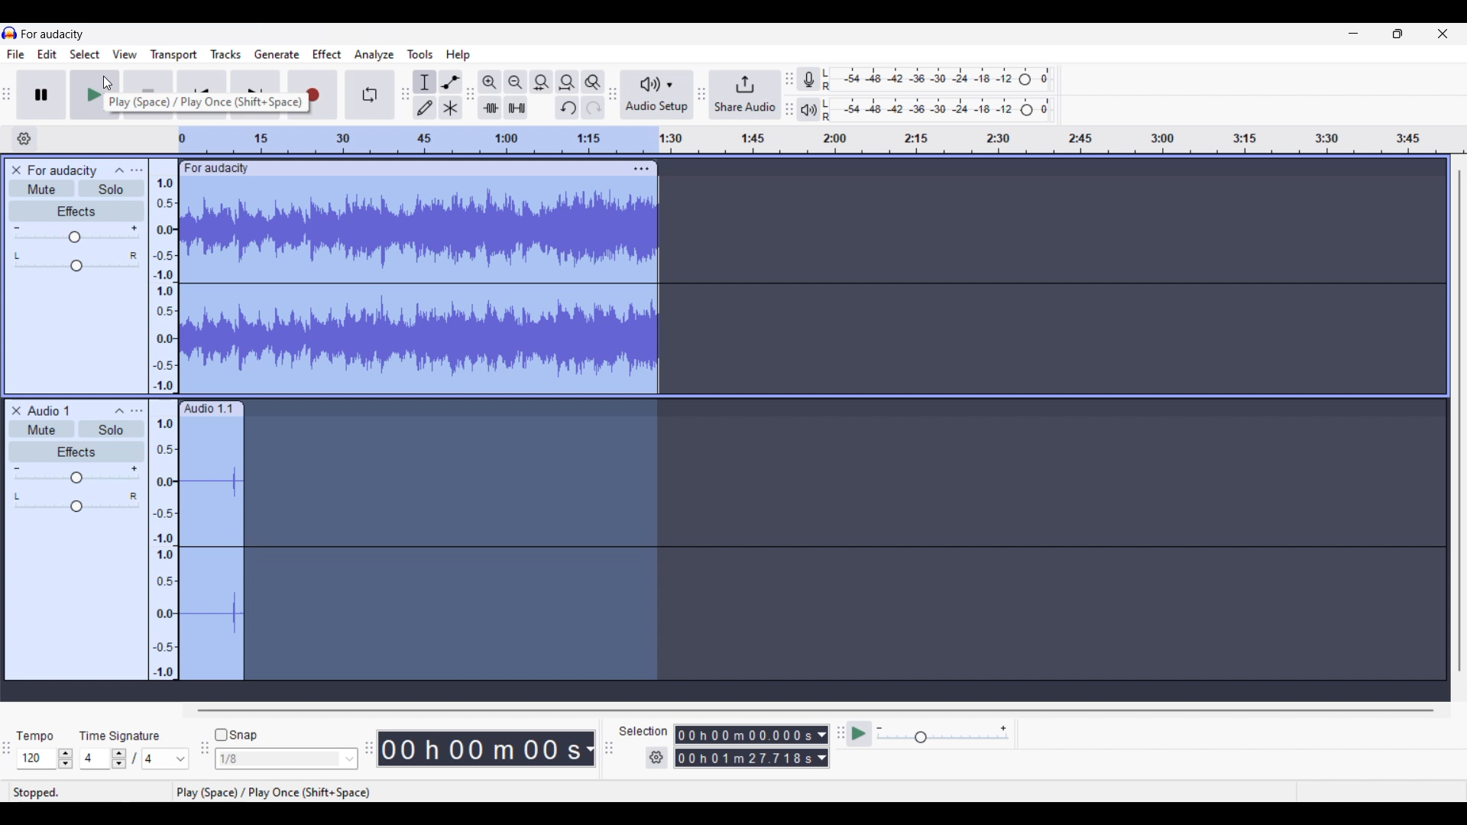 Image resolution: width=1467 pixels, height=825 pixels. What do you see at coordinates (95, 95) in the screenshot?
I see `Play/Play once` at bounding box center [95, 95].